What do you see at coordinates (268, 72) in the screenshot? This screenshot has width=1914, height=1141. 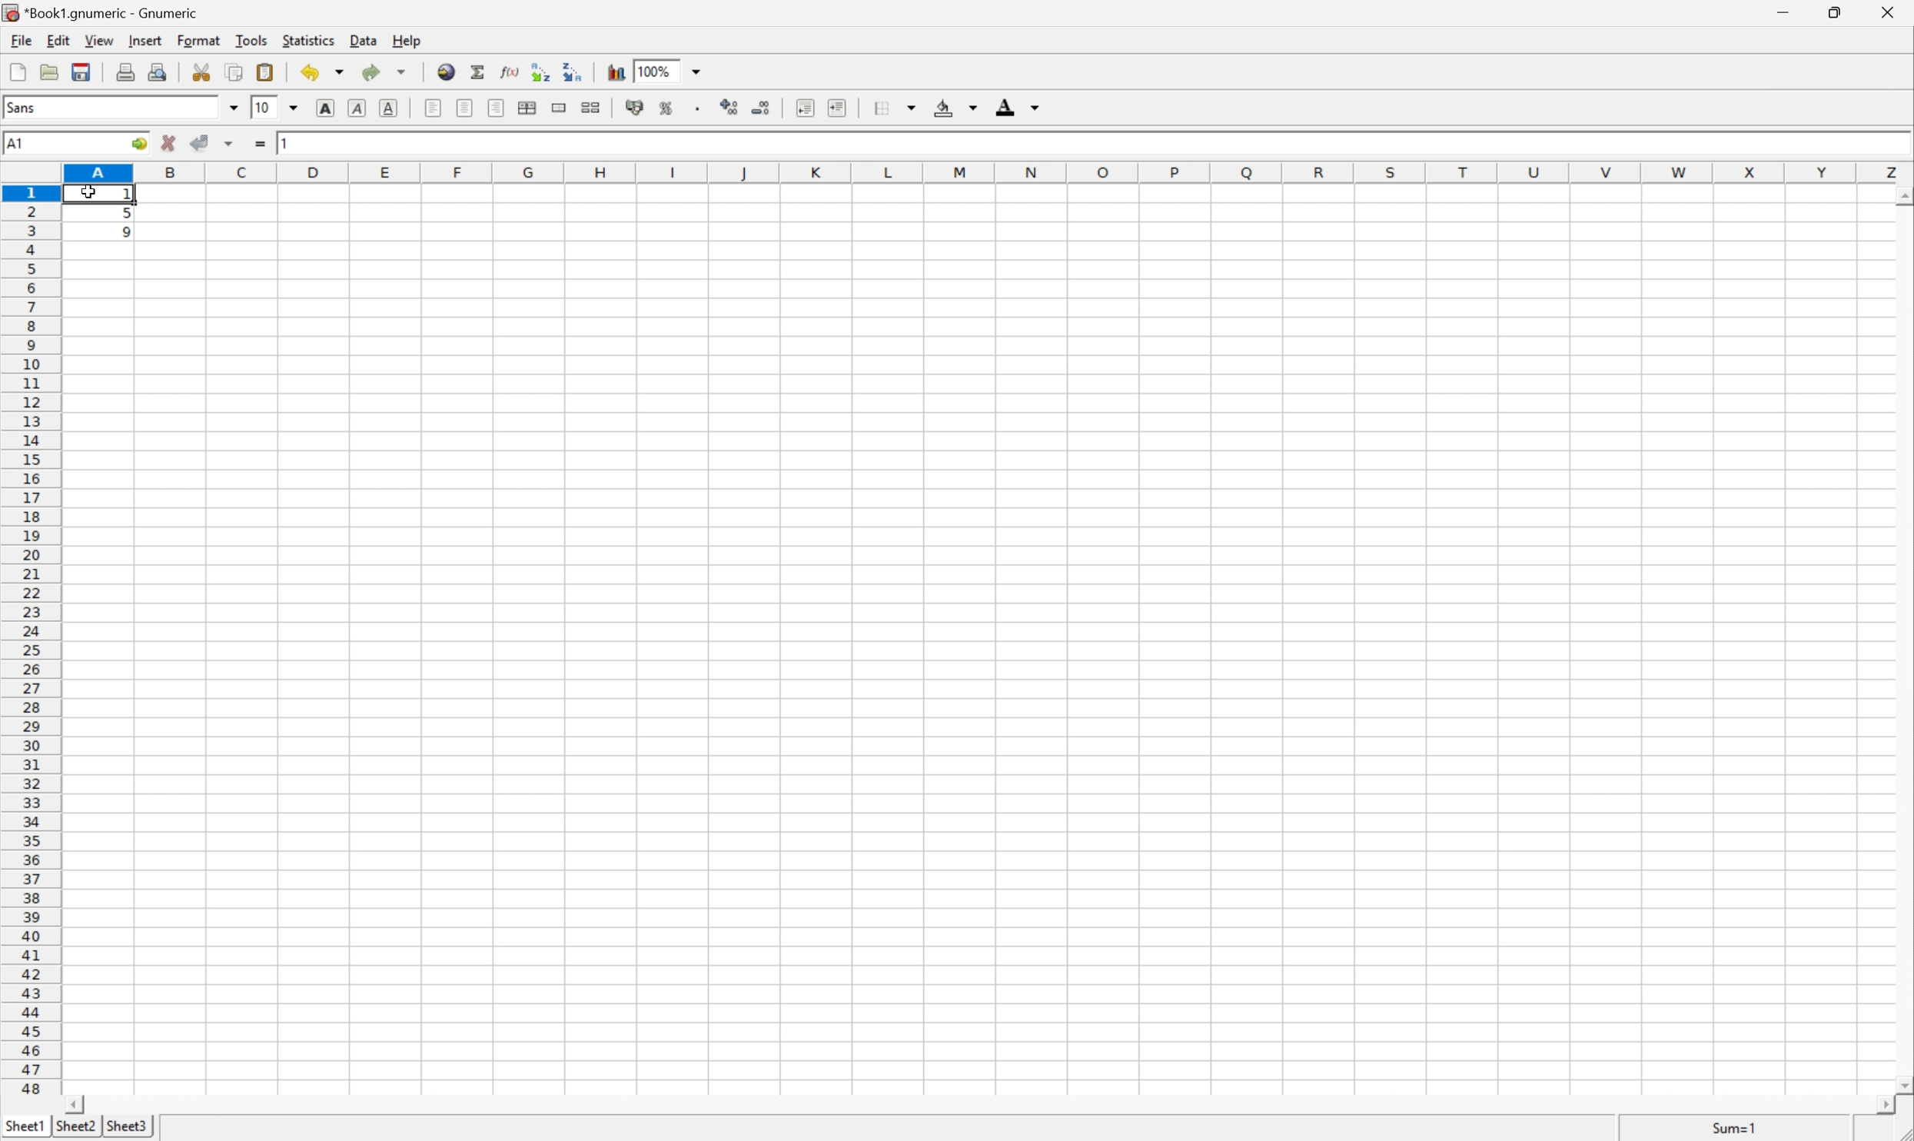 I see `paste` at bounding box center [268, 72].